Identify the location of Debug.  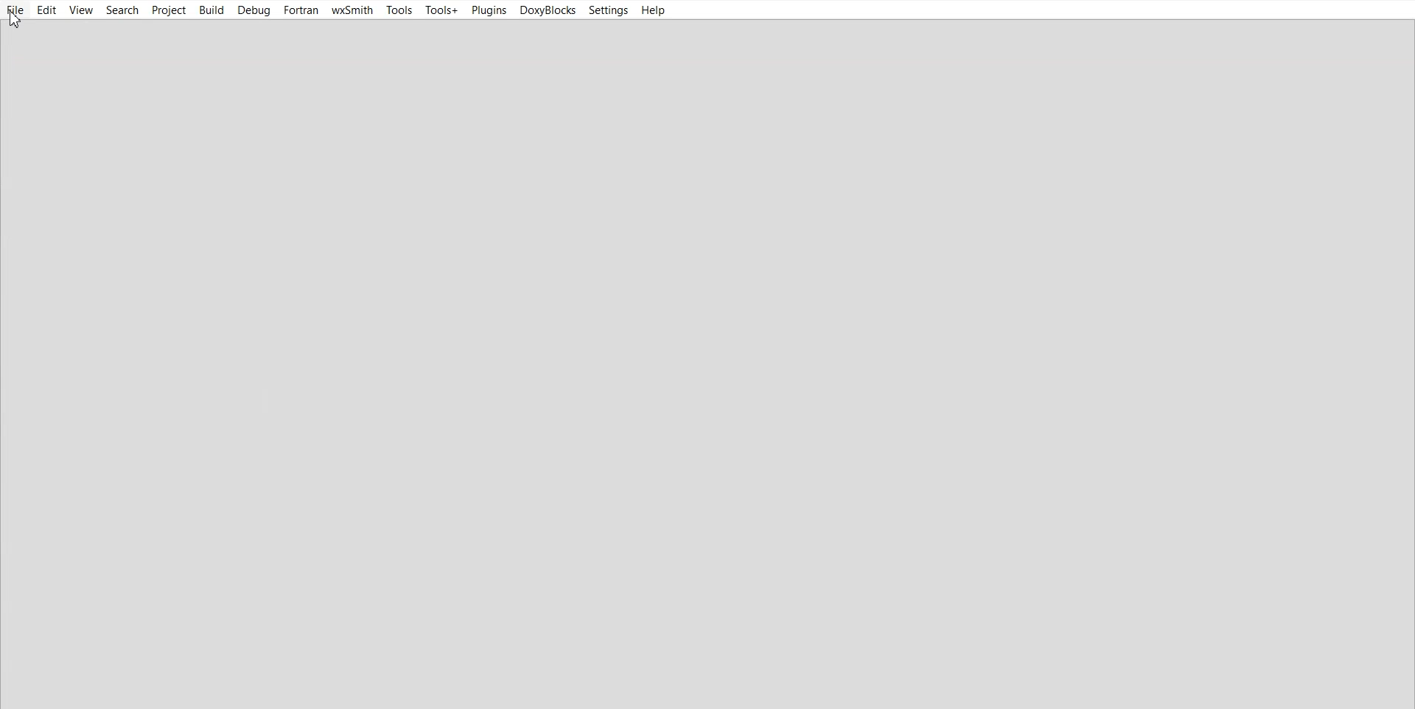
(254, 10).